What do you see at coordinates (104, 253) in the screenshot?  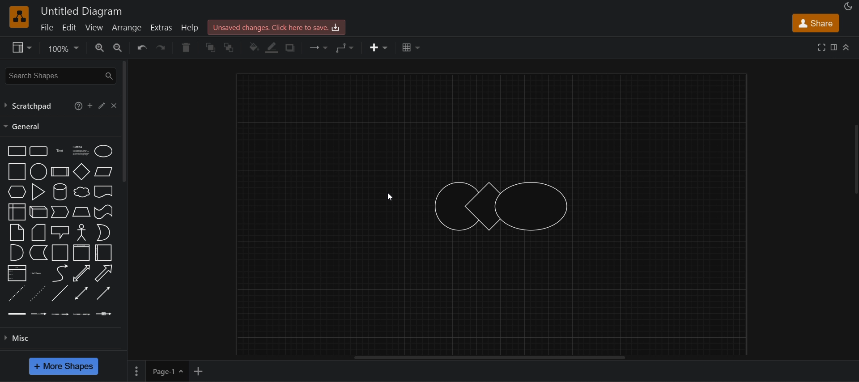 I see `Horizontal container` at bounding box center [104, 253].